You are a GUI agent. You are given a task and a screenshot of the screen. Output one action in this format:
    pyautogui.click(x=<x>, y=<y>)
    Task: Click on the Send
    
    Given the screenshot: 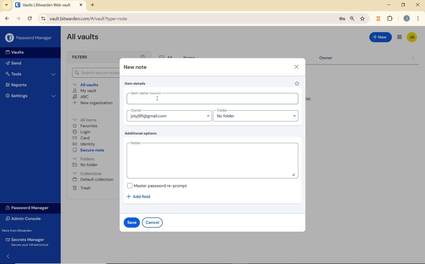 What is the action you would take?
    pyautogui.click(x=15, y=63)
    